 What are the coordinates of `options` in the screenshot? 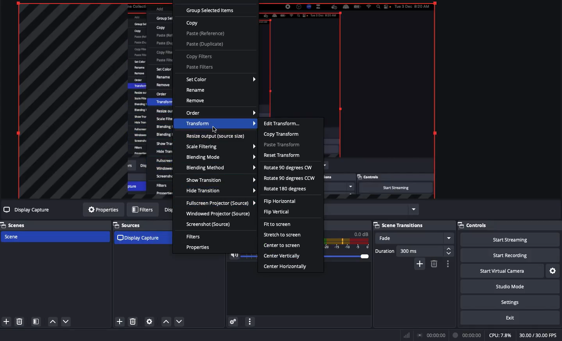 It's located at (251, 321).